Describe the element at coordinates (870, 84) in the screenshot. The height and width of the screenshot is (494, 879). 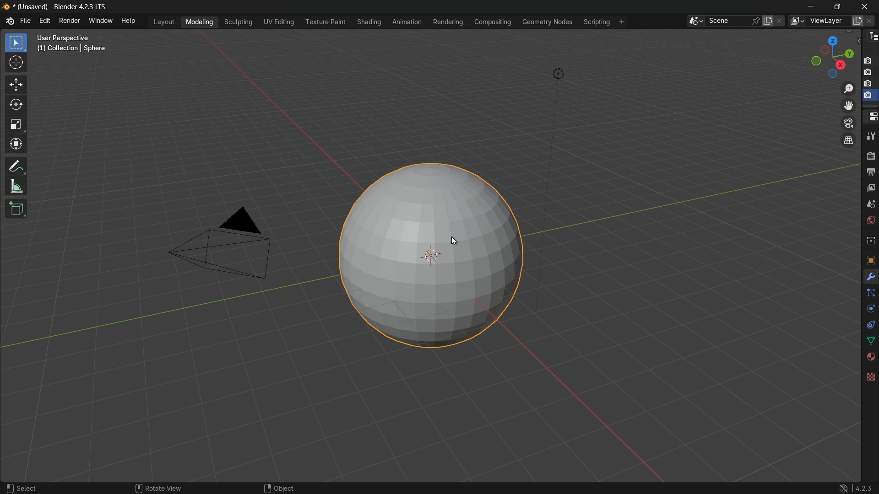
I see `capture` at that location.